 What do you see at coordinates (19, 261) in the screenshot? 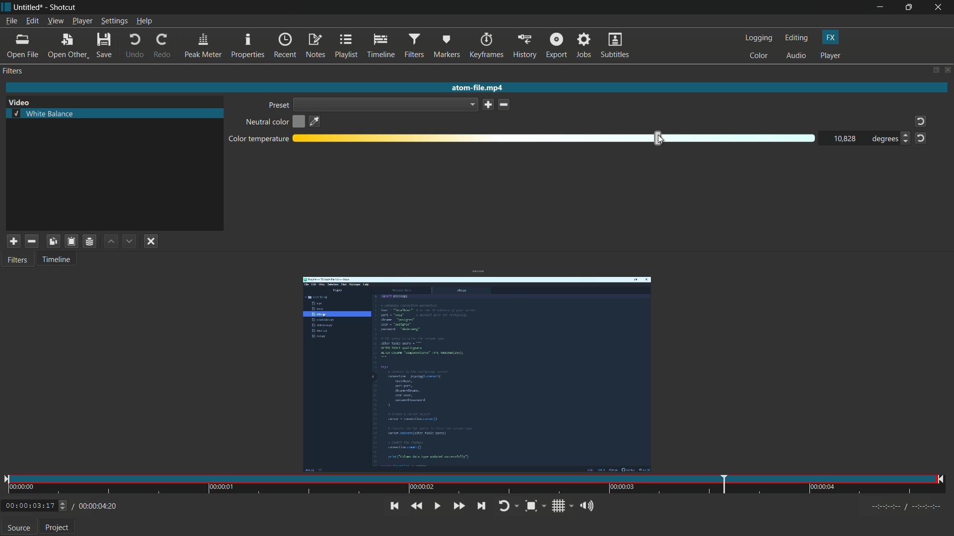
I see `filter tab` at bounding box center [19, 261].